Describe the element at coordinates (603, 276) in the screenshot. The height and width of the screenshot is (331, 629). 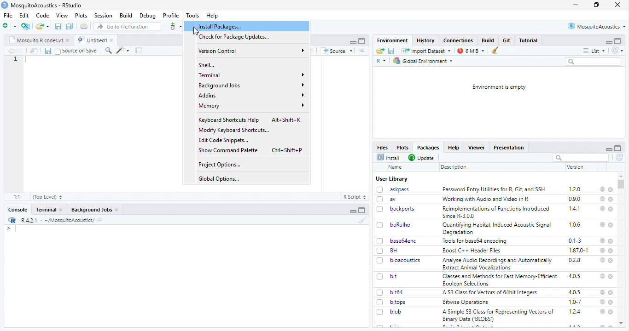
I see `web` at that location.